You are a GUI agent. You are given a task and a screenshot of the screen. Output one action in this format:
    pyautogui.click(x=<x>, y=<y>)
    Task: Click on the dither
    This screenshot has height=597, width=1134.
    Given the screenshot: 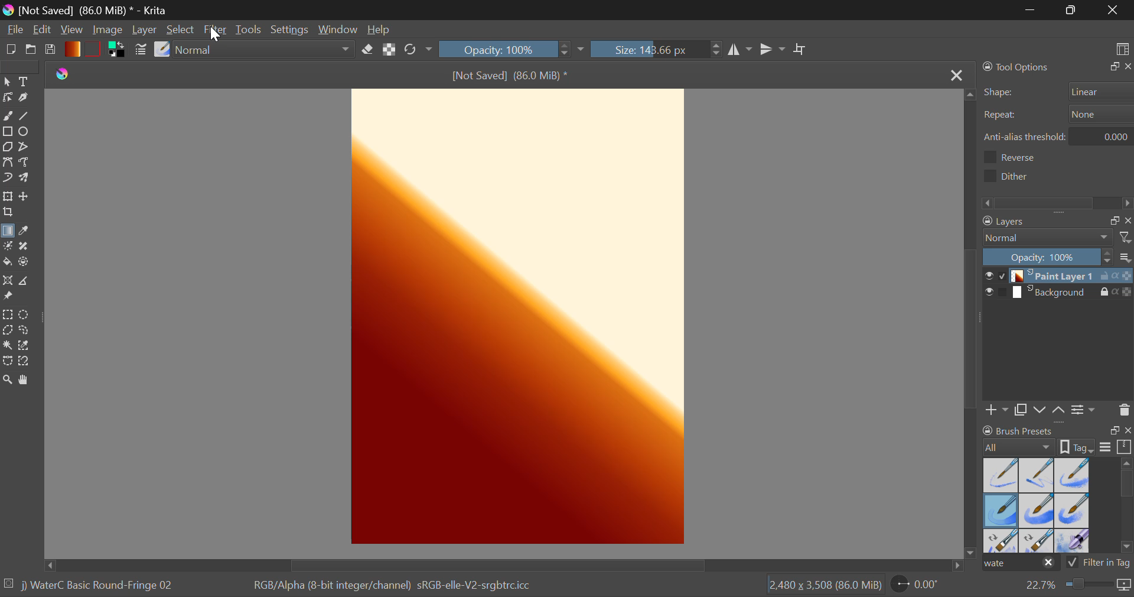 What is the action you would take?
    pyautogui.click(x=1011, y=176)
    